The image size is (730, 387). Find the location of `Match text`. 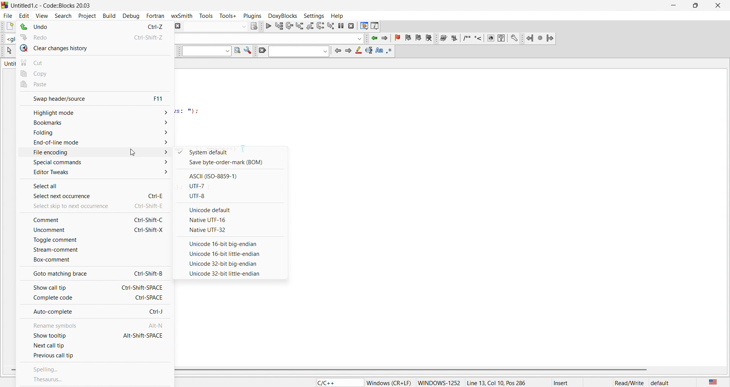

Match text is located at coordinates (379, 51).